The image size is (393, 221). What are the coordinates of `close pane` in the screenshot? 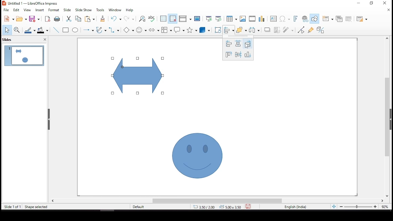 It's located at (45, 39).